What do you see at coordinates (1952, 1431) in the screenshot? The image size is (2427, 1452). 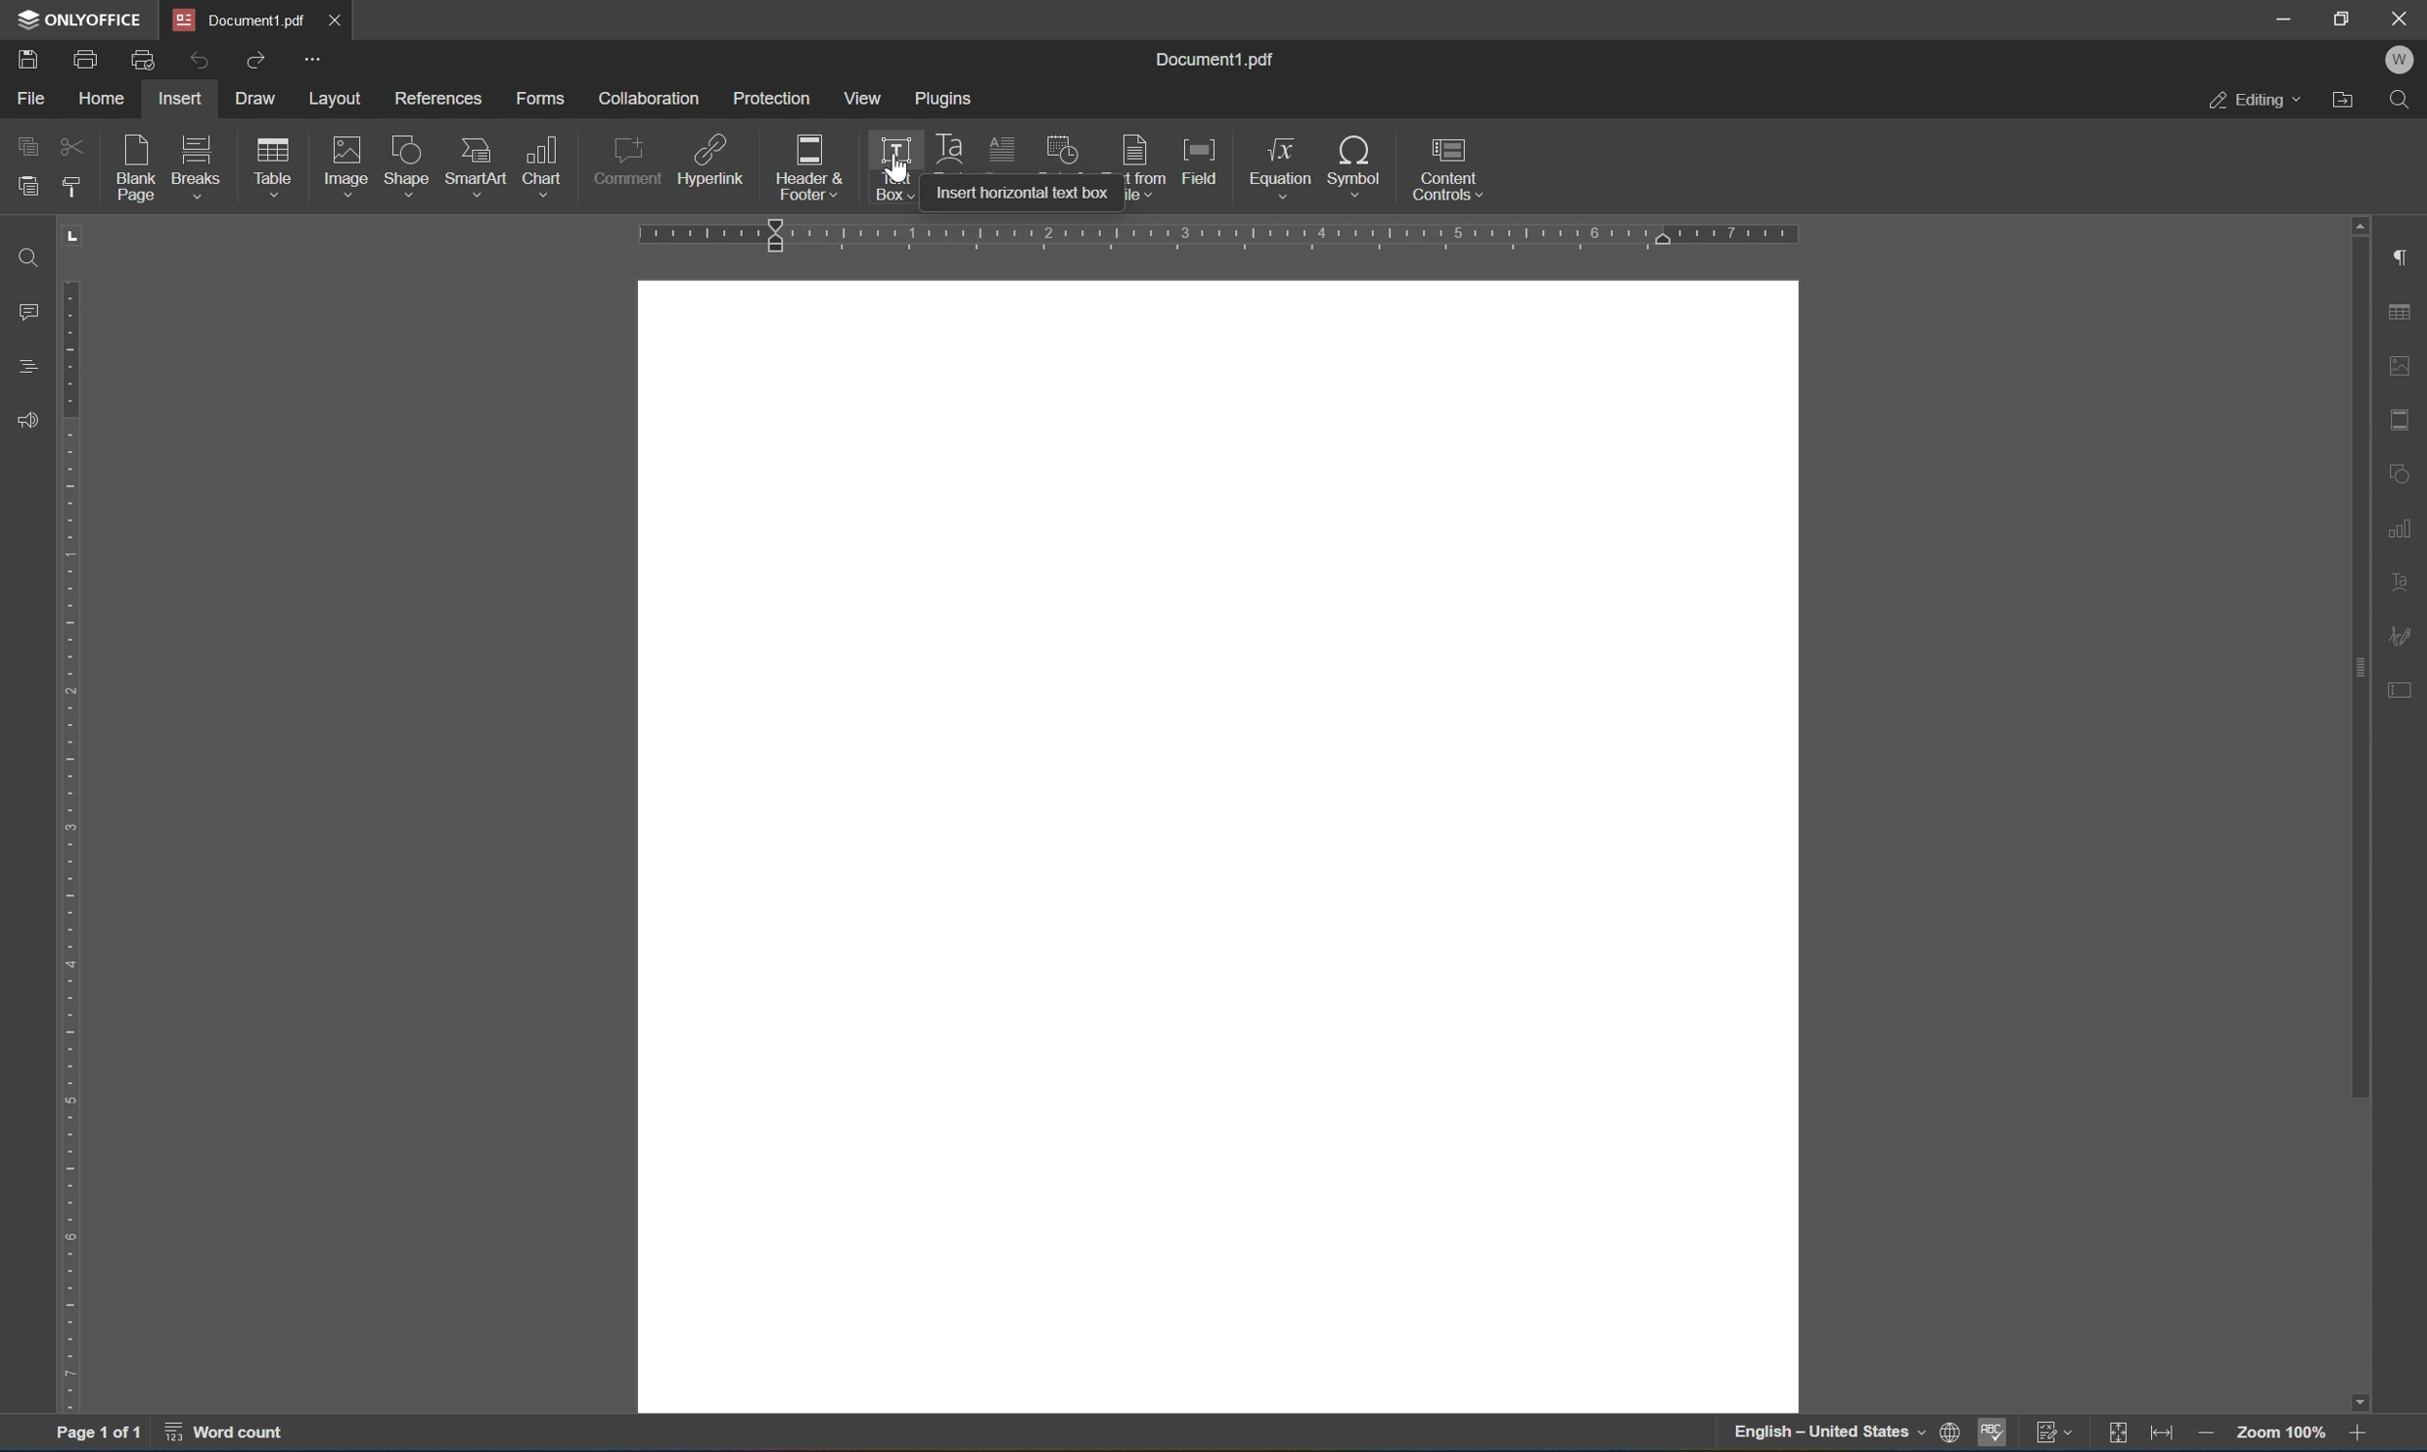 I see `set document language` at bounding box center [1952, 1431].